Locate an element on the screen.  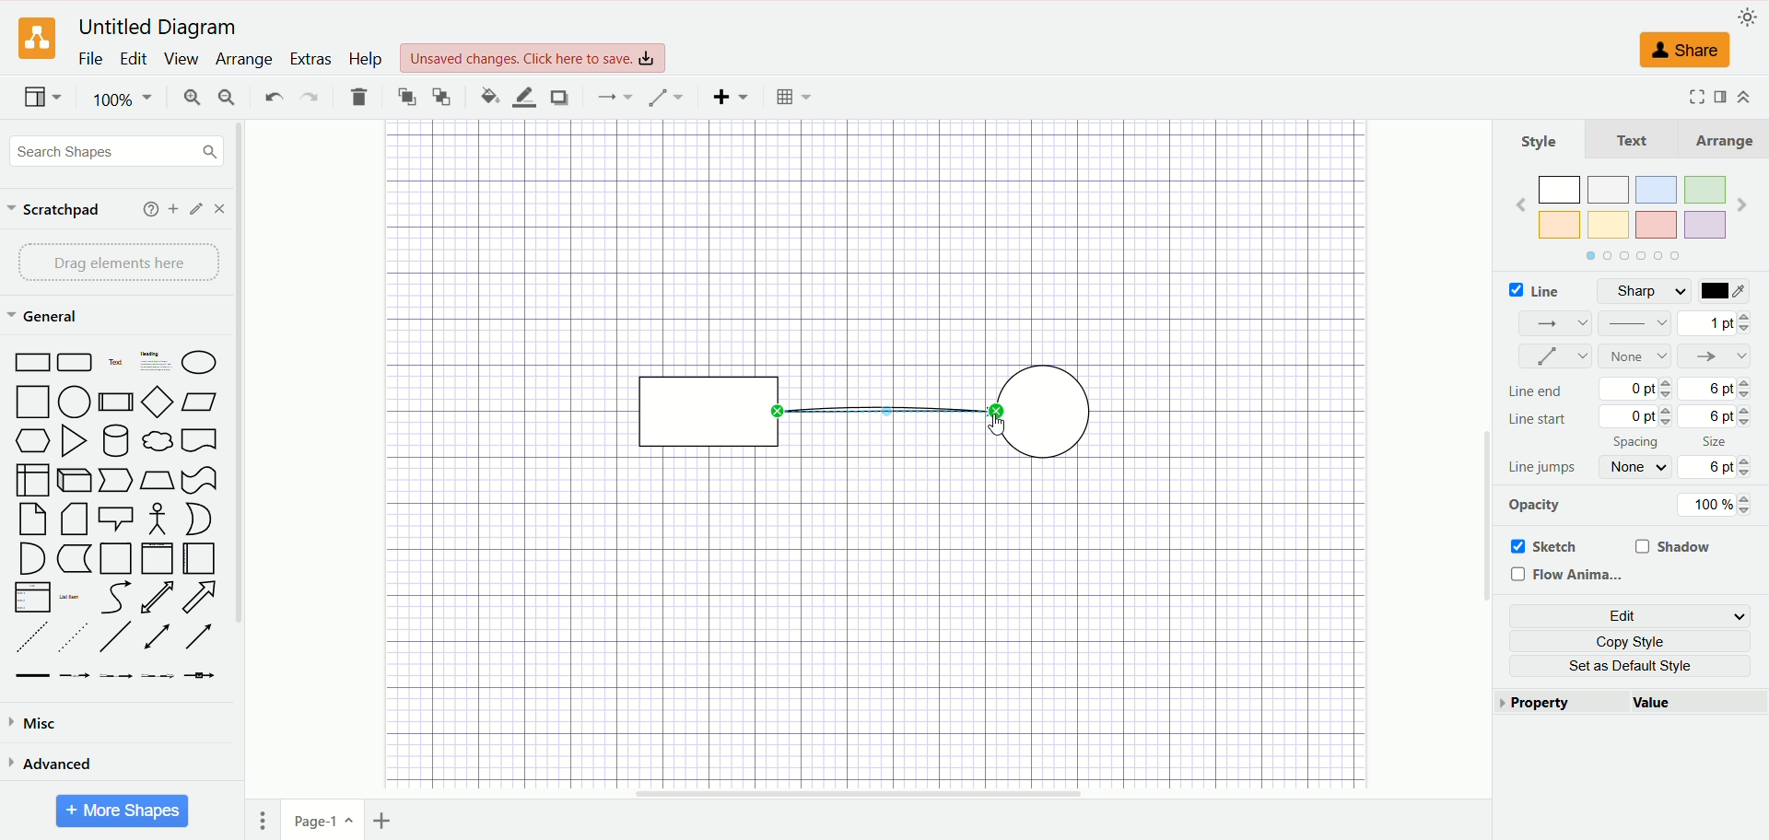
Dashed Line is located at coordinates (35, 636).